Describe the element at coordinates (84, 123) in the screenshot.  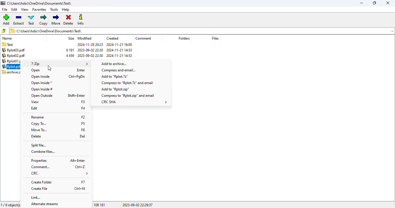
I see `shortcut for copy to` at that location.